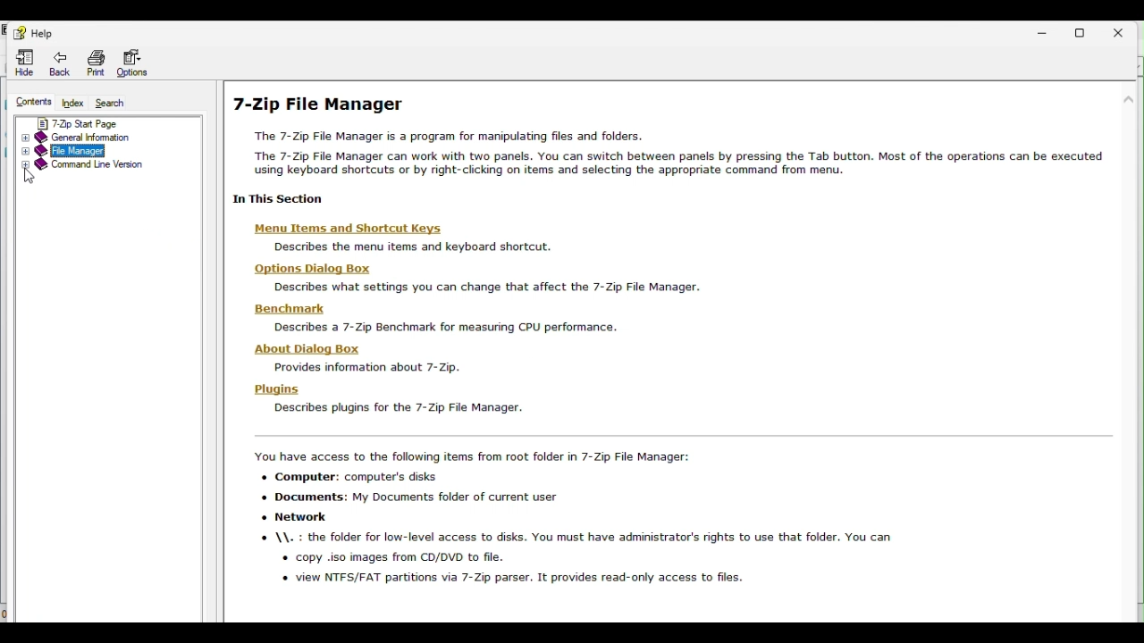  I want to click on Hide, so click(26, 63).